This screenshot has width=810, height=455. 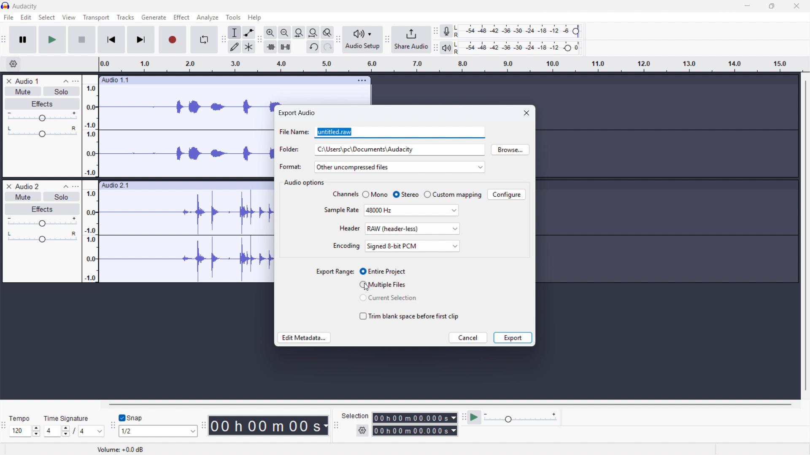 What do you see at coordinates (76, 81) in the screenshot?
I see `Track control panel menu` at bounding box center [76, 81].